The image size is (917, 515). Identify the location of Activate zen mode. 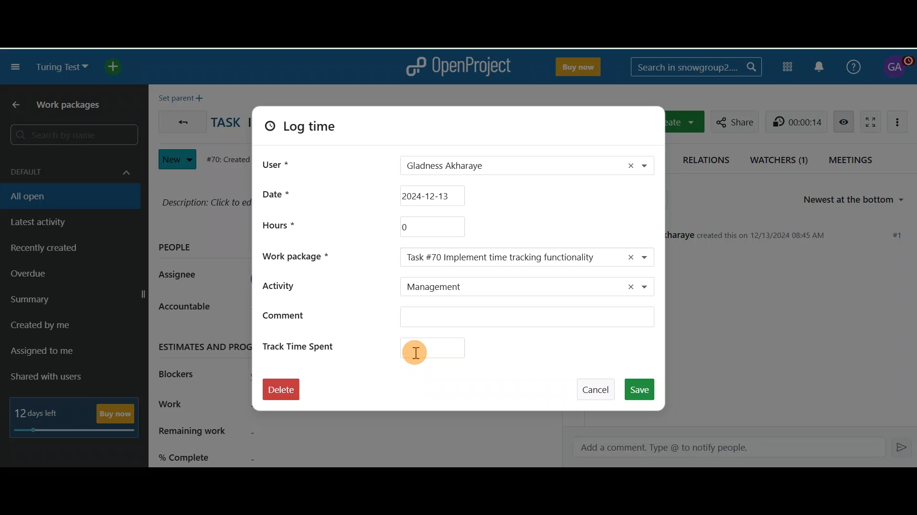
(868, 120).